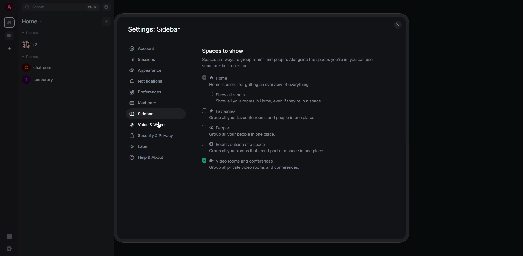 Image resolution: width=523 pixels, height=256 pixels. I want to click on people, so click(245, 131).